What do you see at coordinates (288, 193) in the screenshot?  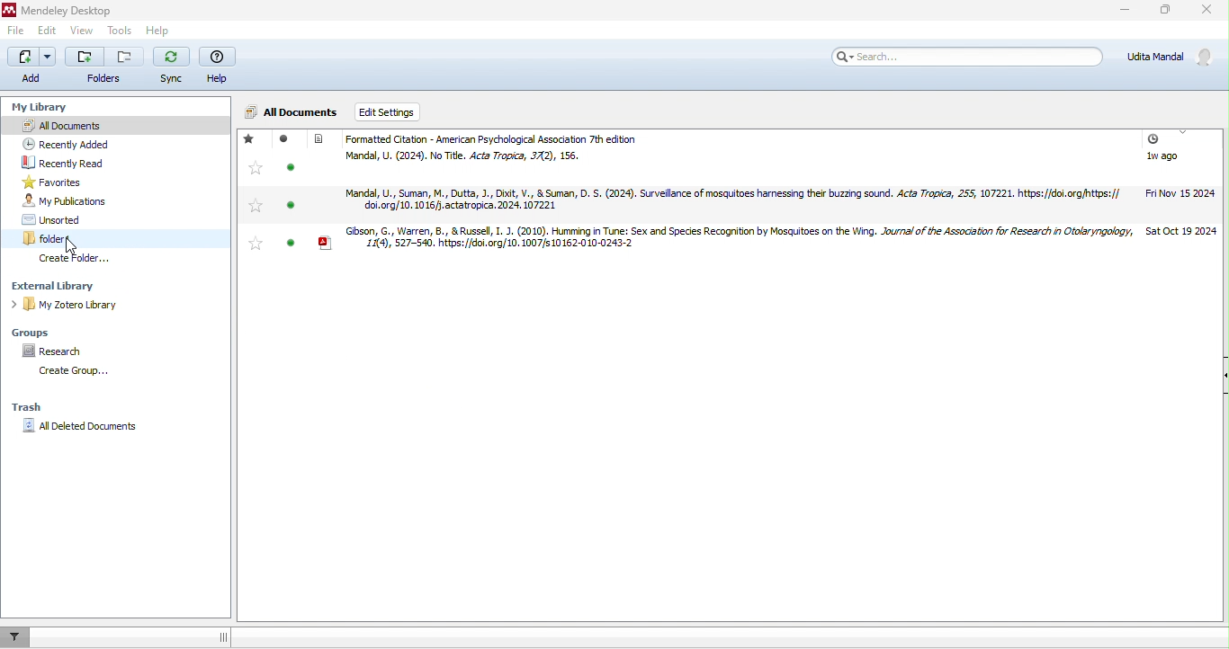 I see `read/ unread` at bounding box center [288, 193].